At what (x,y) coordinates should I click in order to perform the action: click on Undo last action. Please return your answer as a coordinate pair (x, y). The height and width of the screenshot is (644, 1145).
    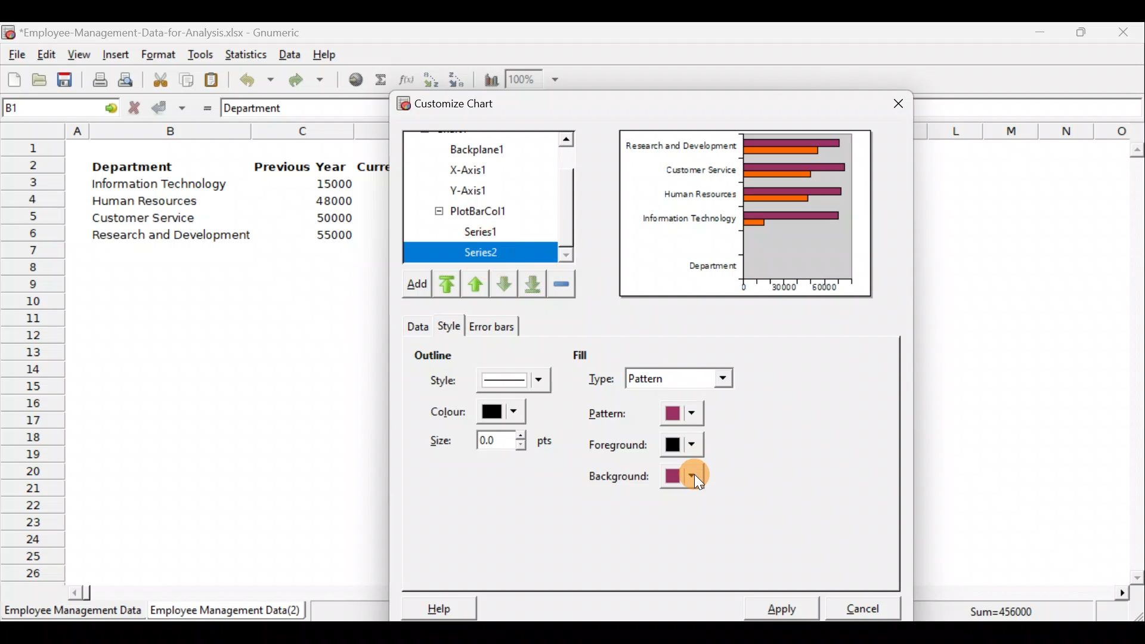
    Looking at the image, I should click on (250, 77).